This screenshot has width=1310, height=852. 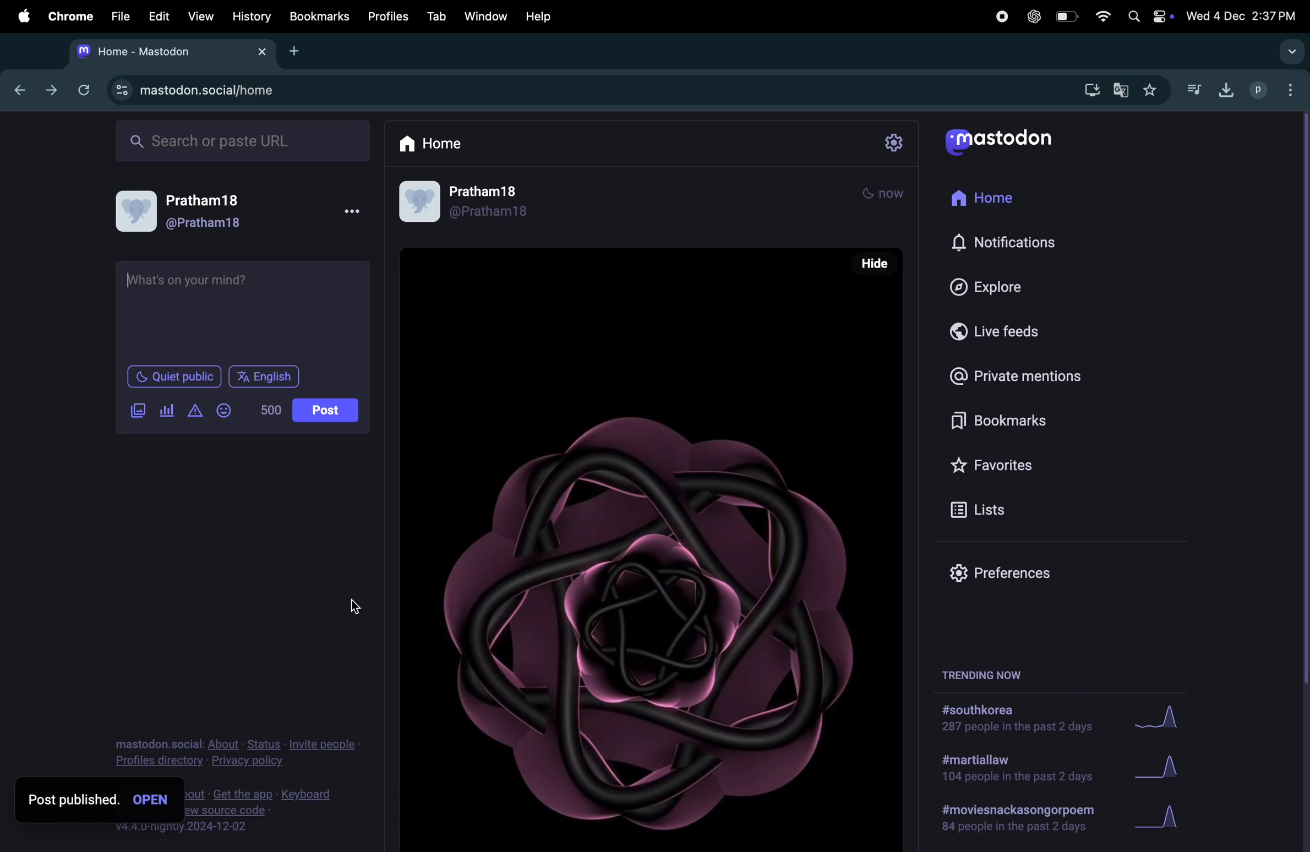 I want to click on Bookmarks, so click(x=320, y=18).